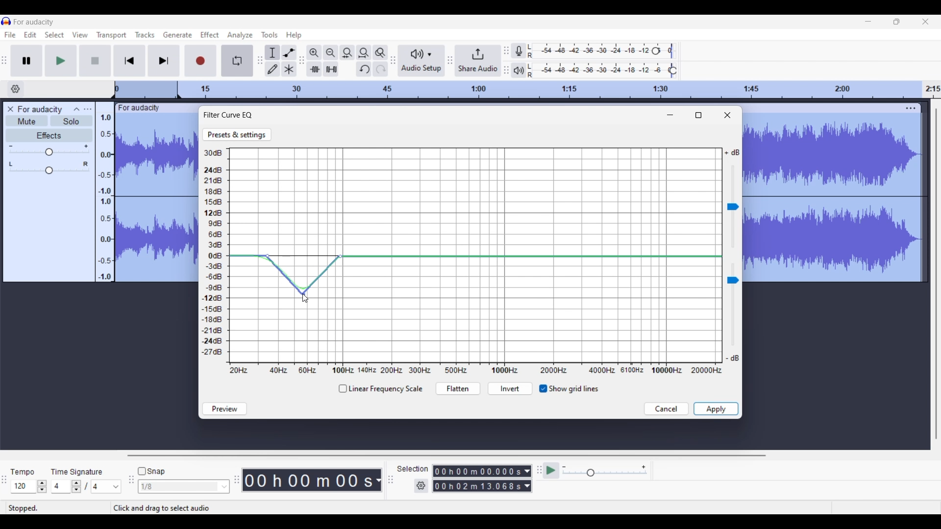 The image size is (941, 529). Describe the element at coordinates (12, 109) in the screenshot. I see `Delete track` at that location.